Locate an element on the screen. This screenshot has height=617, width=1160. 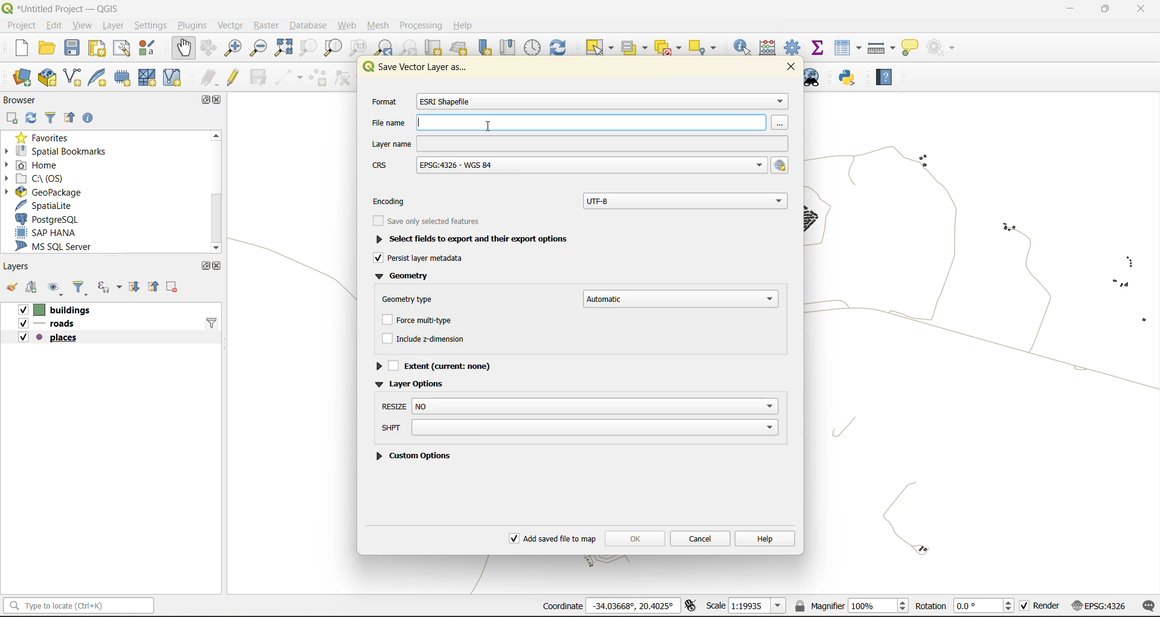
zoom out is located at coordinates (262, 46).